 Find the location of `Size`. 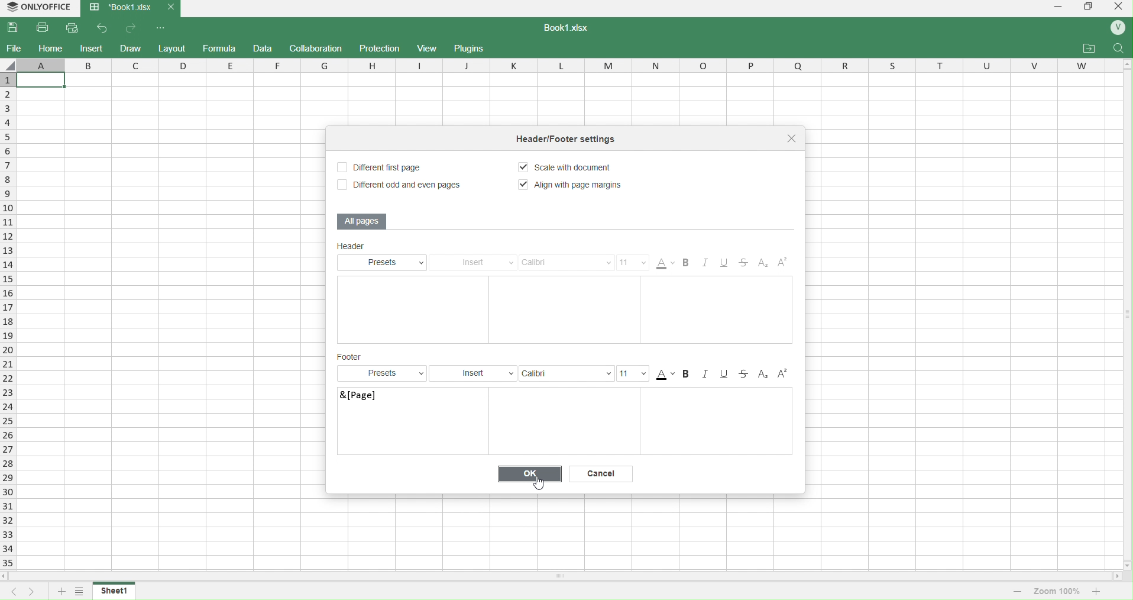

Size is located at coordinates (635, 373).